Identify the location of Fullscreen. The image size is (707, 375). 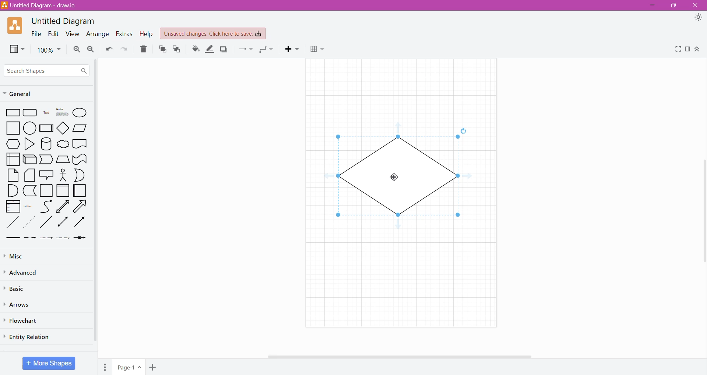
(678, 50).